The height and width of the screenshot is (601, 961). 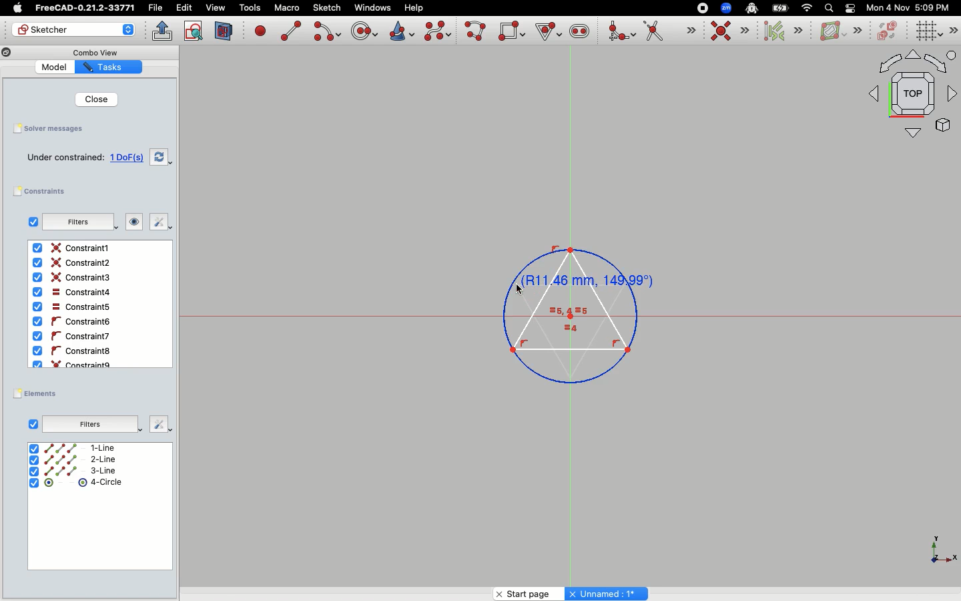 What do you see at coordinates (39, 393) in the screenshot?
I see `Elements` at bounding box center [39, 393].